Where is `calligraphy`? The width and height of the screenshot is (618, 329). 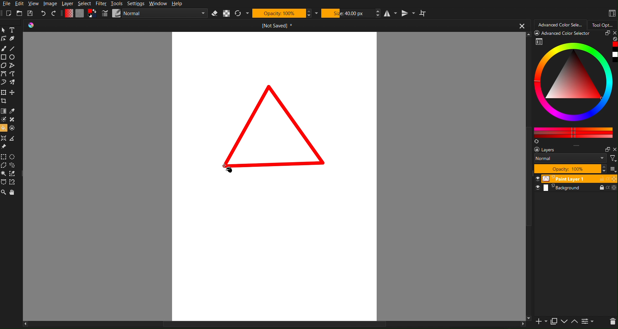 calligraphy is located at coordinates (12, 39).